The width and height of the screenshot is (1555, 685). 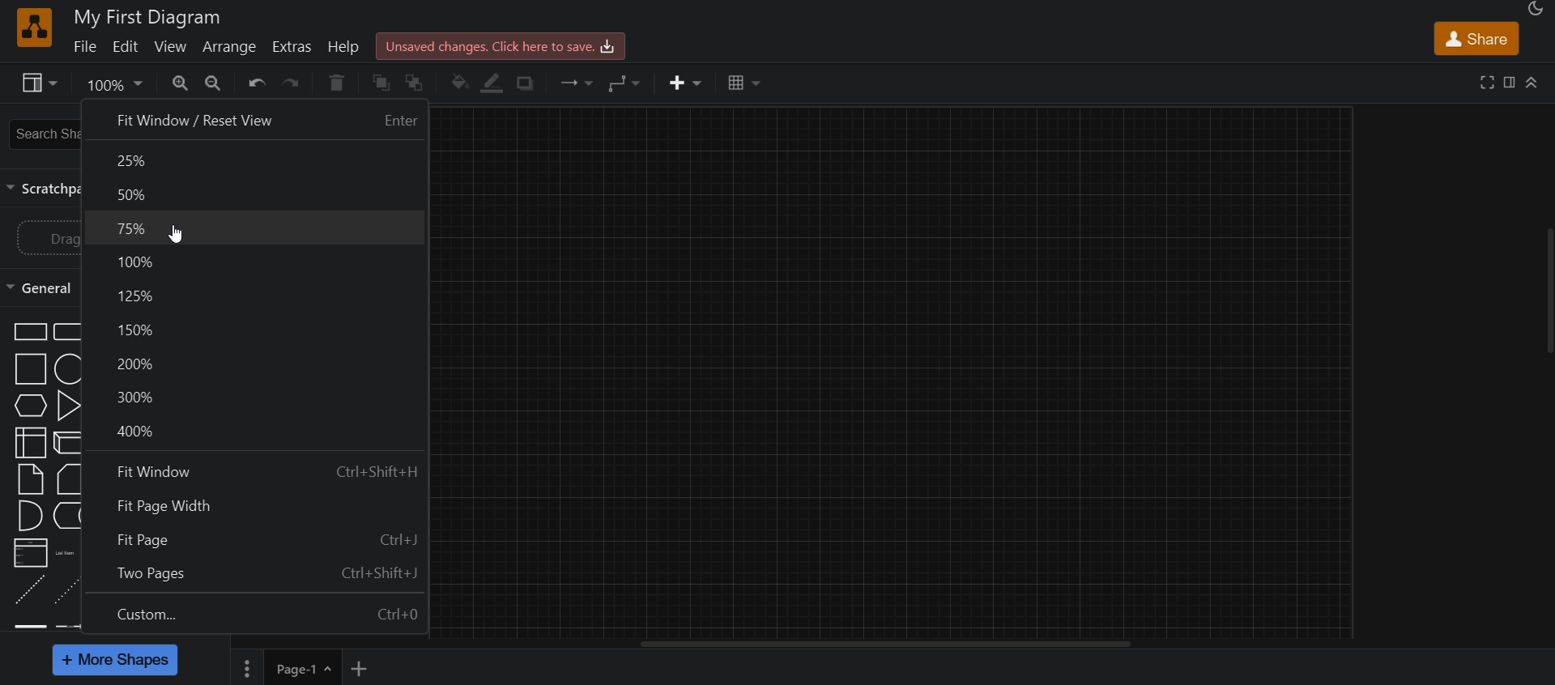 I want to click on collapse/expand, so click(x=1535, y=83).